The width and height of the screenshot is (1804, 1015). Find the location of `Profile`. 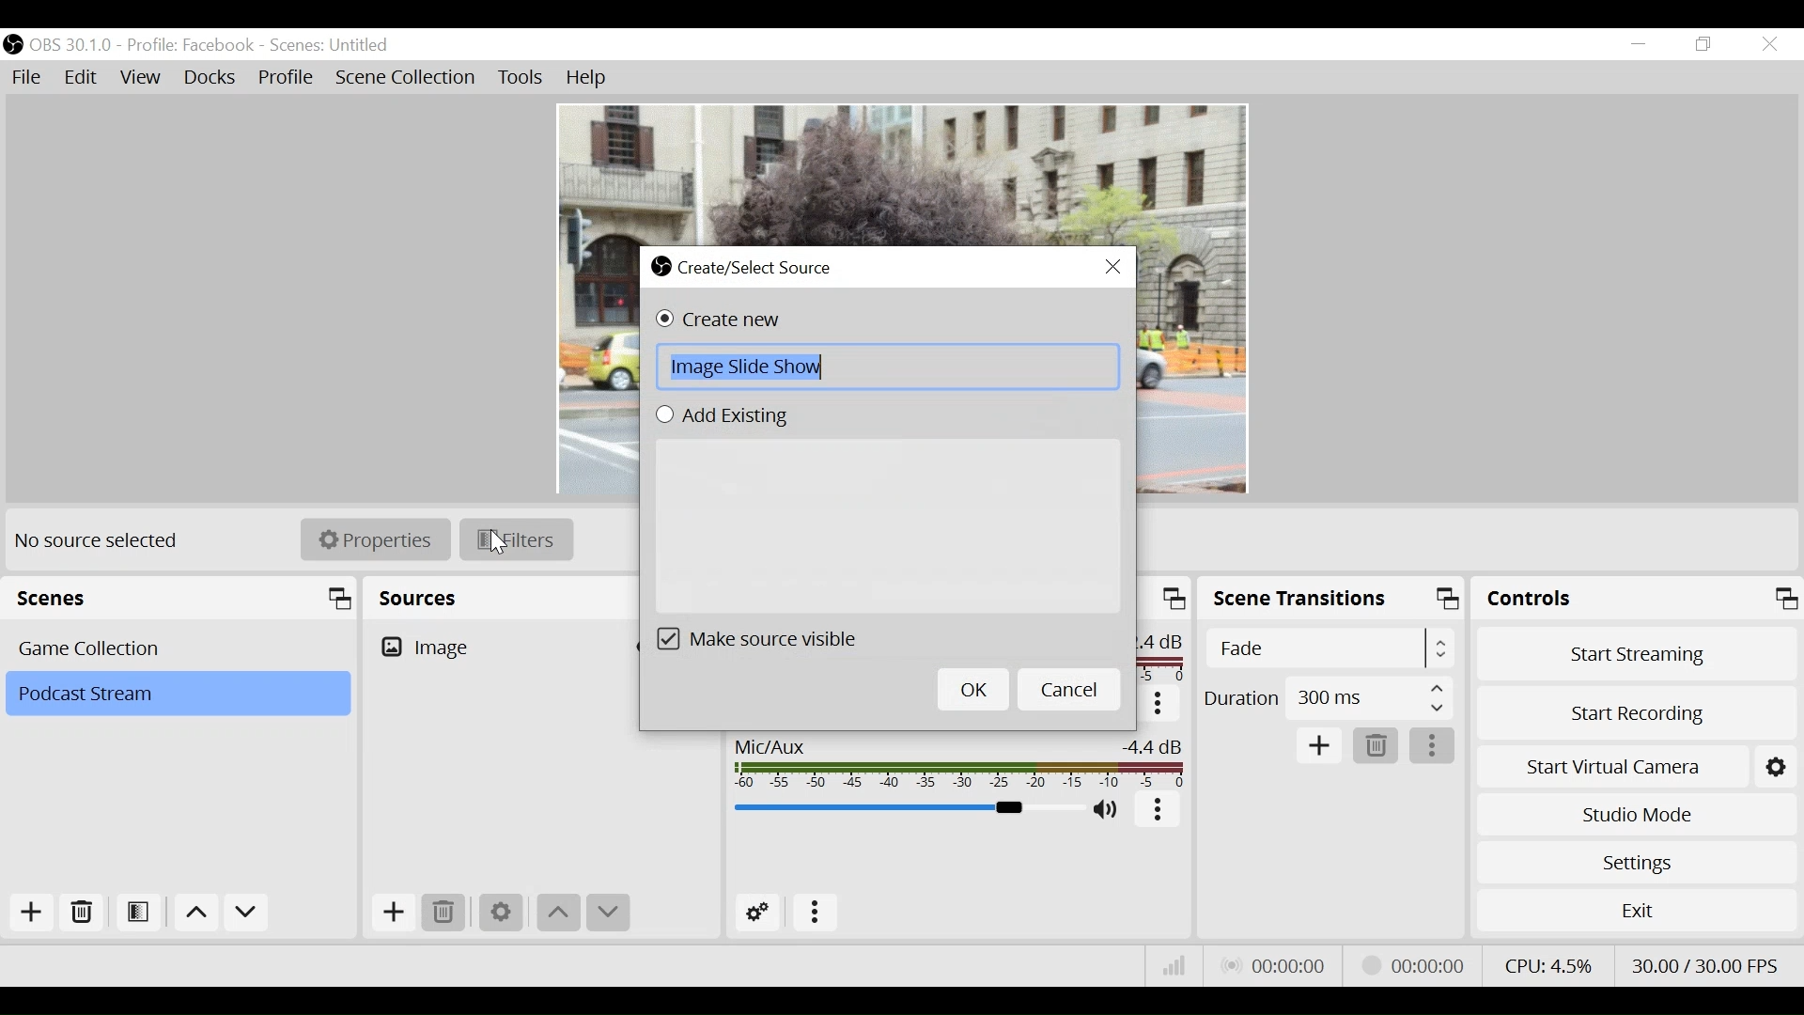

Profile is located at coordinates (287, 79).